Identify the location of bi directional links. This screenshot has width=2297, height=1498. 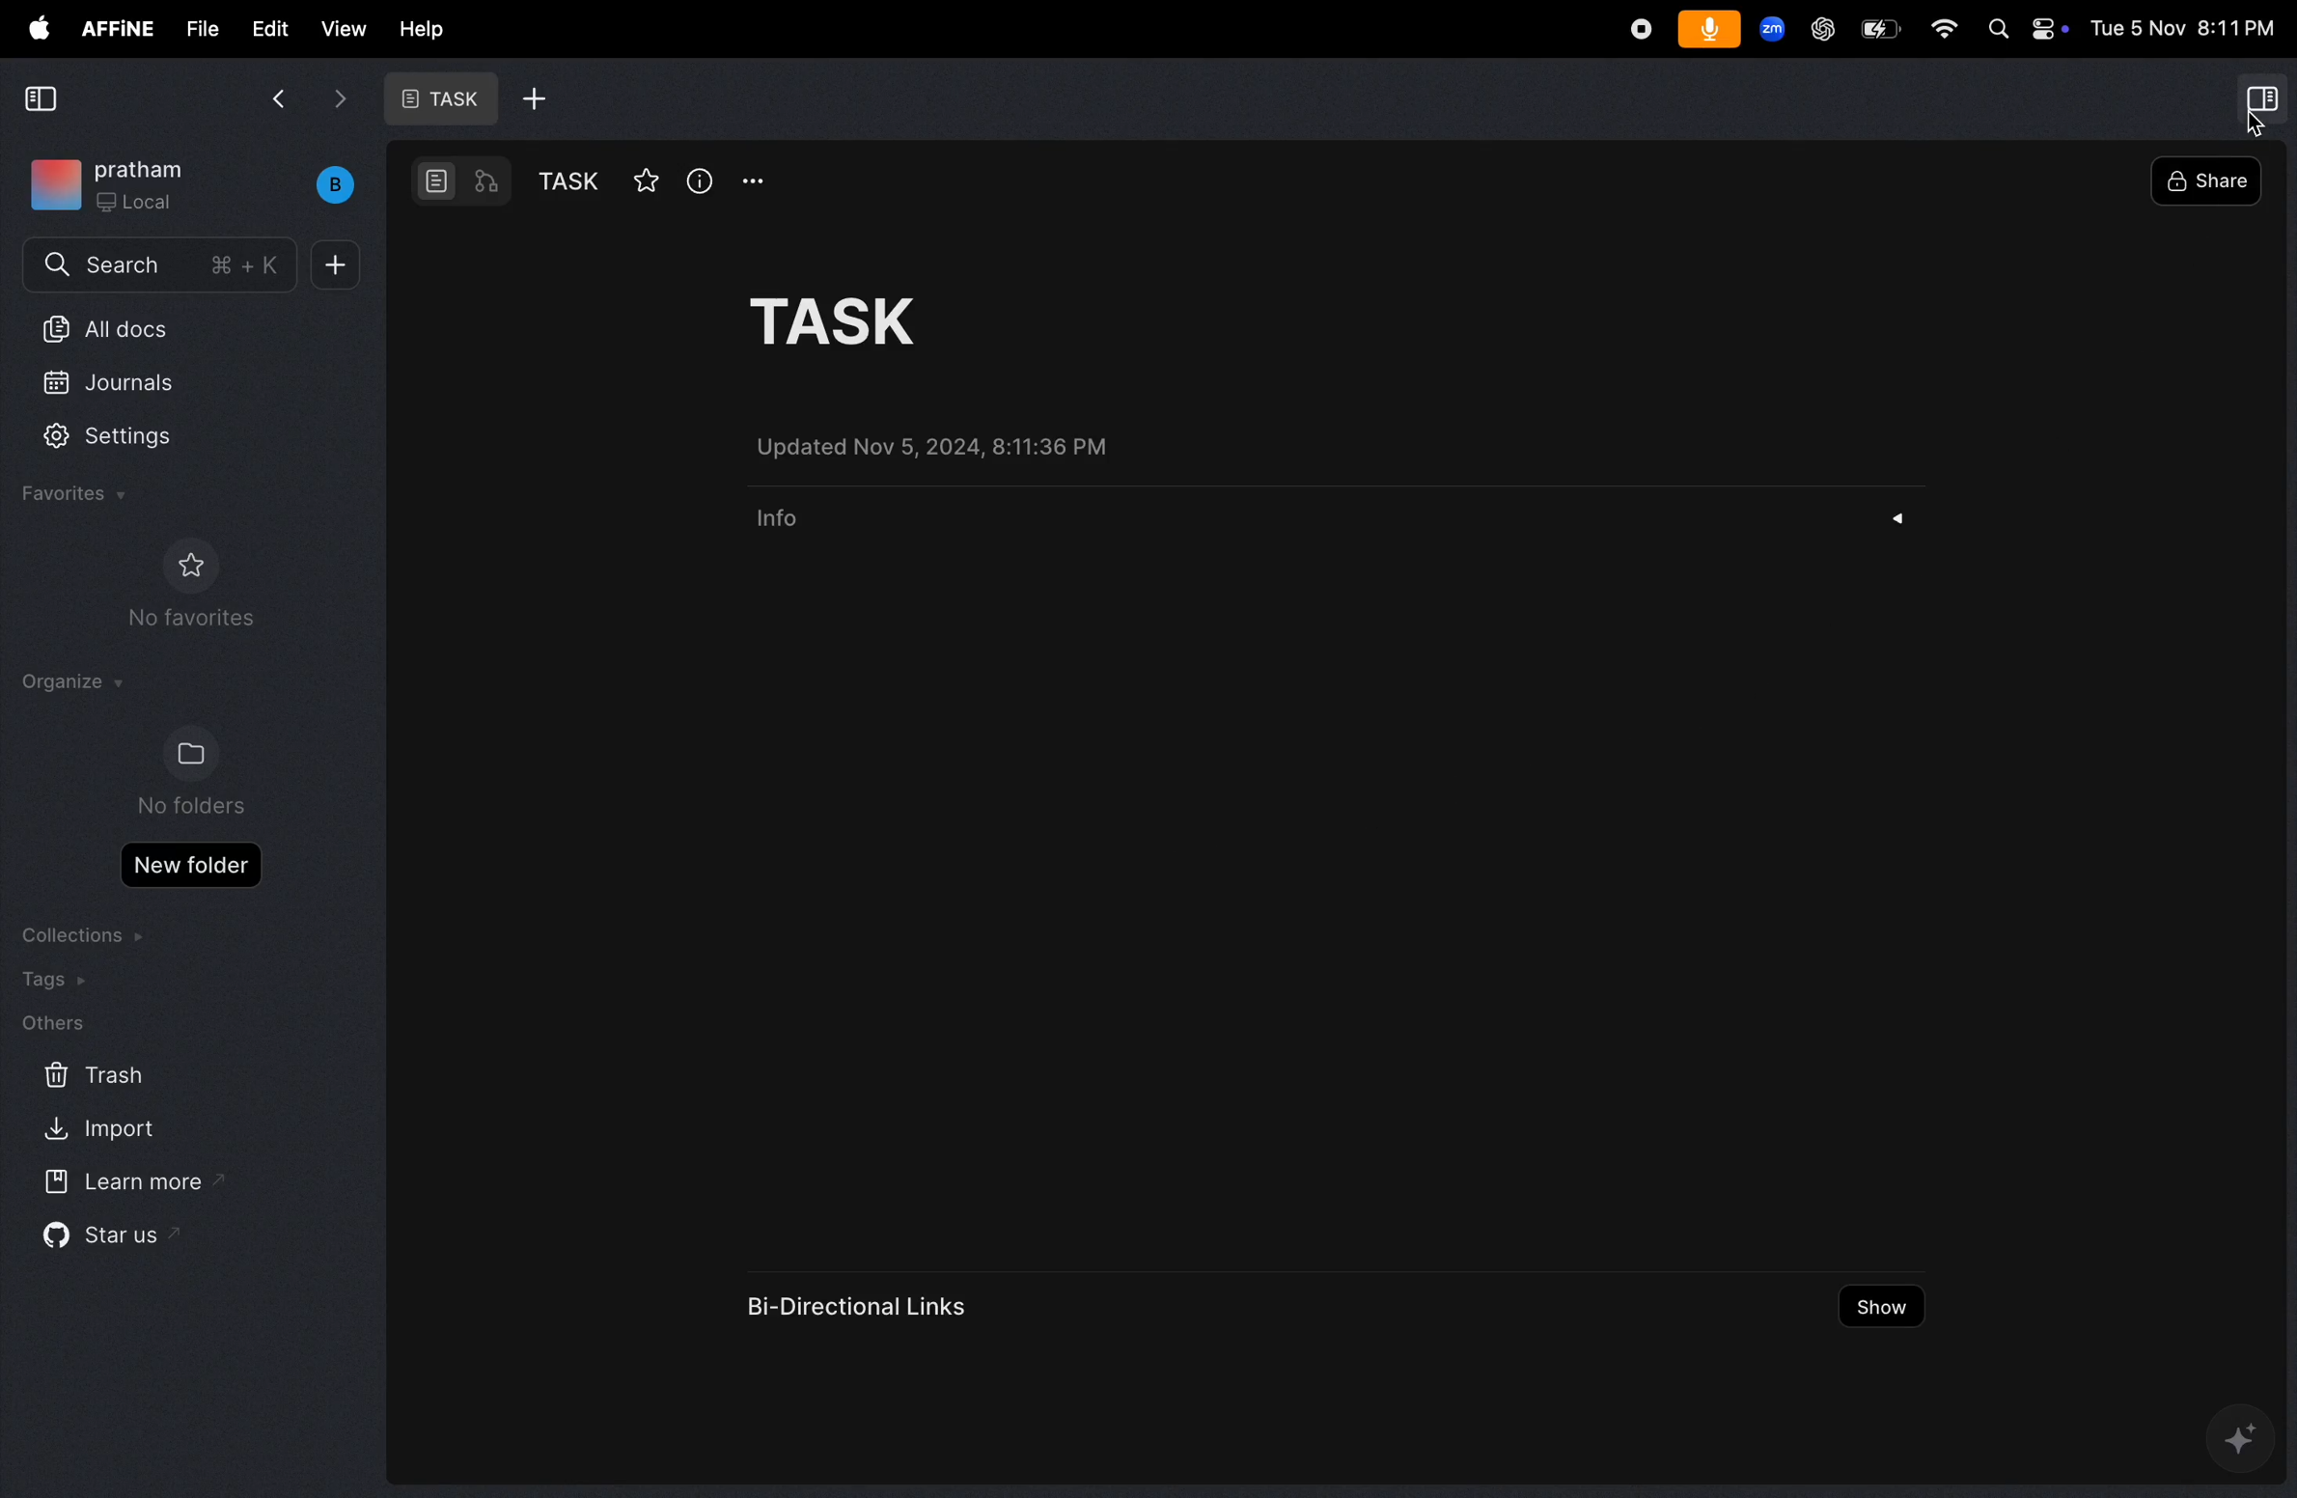
(865, 1313).